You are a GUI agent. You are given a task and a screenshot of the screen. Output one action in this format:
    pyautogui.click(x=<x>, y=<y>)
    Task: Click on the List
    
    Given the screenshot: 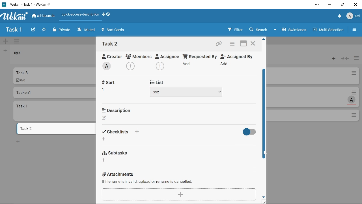 What is the action you would take?
    pyautogui.click(x=158, y=133)
    